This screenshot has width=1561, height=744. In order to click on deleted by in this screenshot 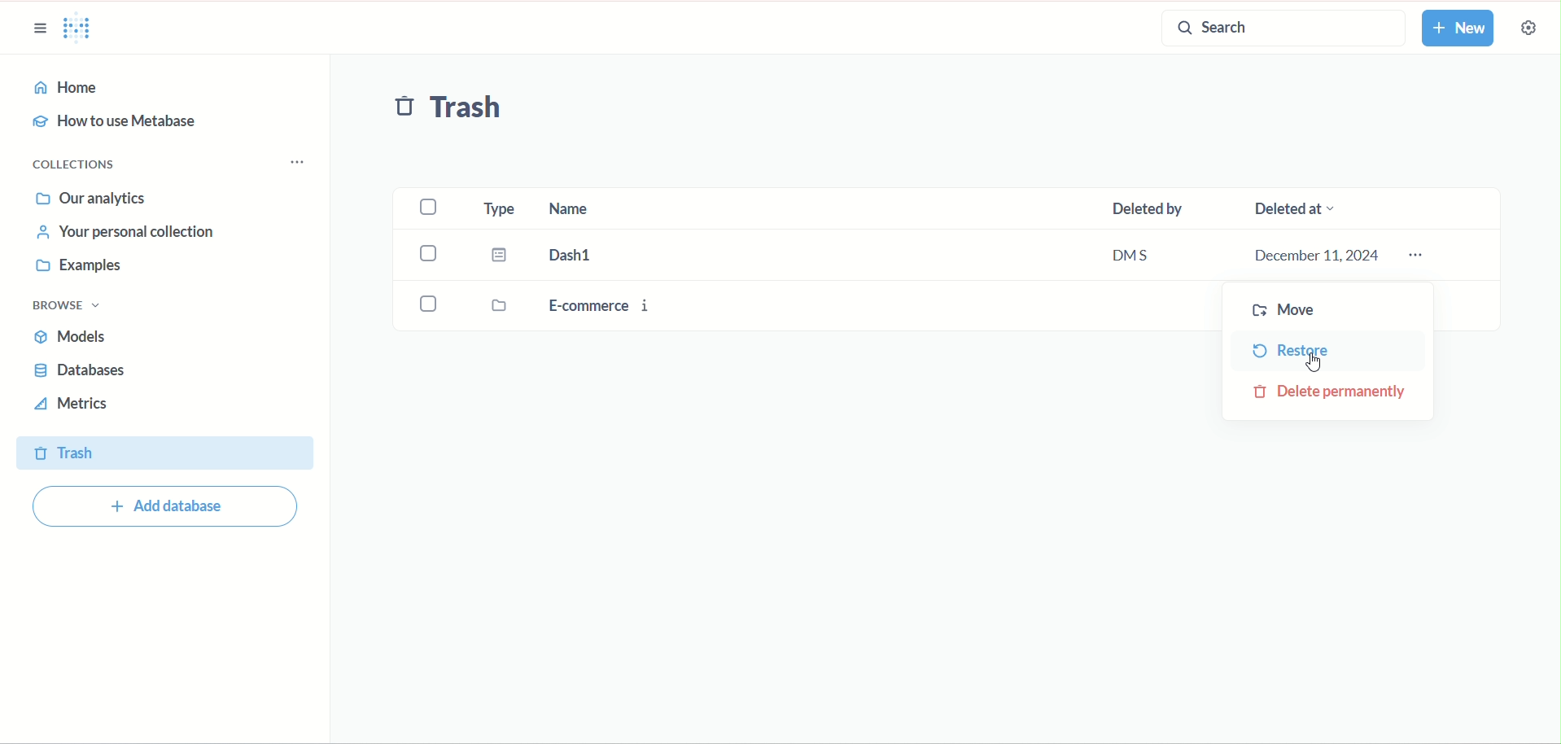, I will do `click(1157, 208)`.